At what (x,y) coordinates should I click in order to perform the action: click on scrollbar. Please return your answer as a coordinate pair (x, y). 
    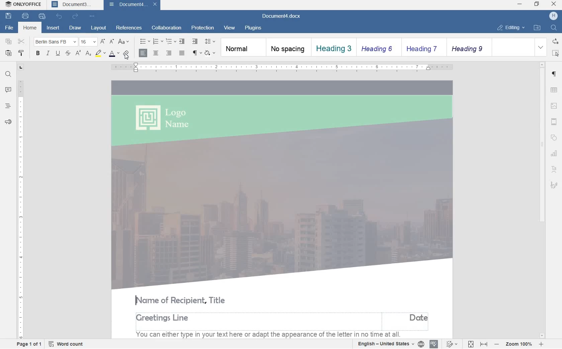
    Looking at the image, I should click on (542, 200).